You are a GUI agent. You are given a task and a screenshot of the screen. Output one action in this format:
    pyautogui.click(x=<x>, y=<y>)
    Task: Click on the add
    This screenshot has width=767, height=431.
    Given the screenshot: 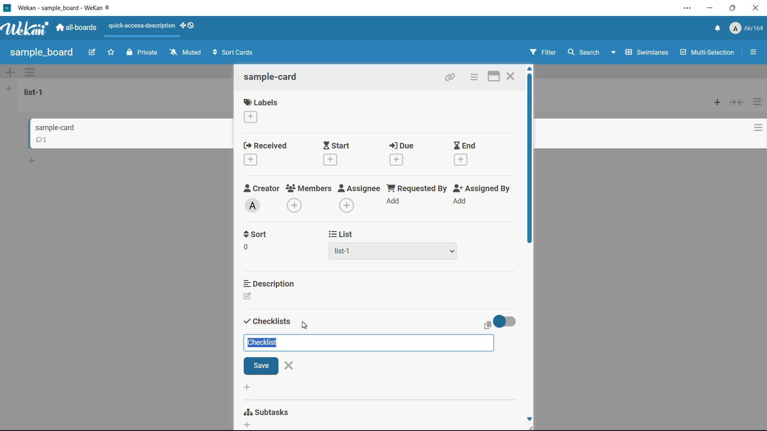 What is the action you would take?
    pyautogui.click(x=181, y=25)
    